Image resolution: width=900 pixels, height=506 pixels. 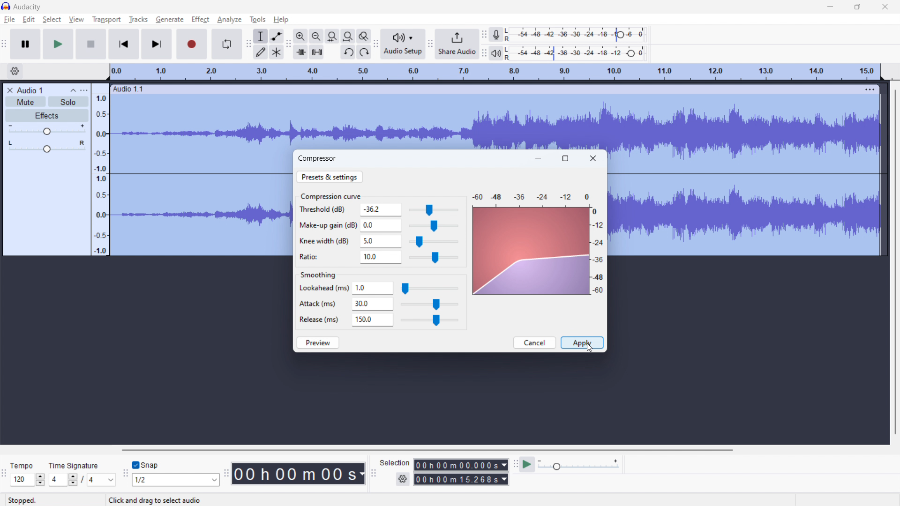 I want to click on settings, so click(x=402, y=479).